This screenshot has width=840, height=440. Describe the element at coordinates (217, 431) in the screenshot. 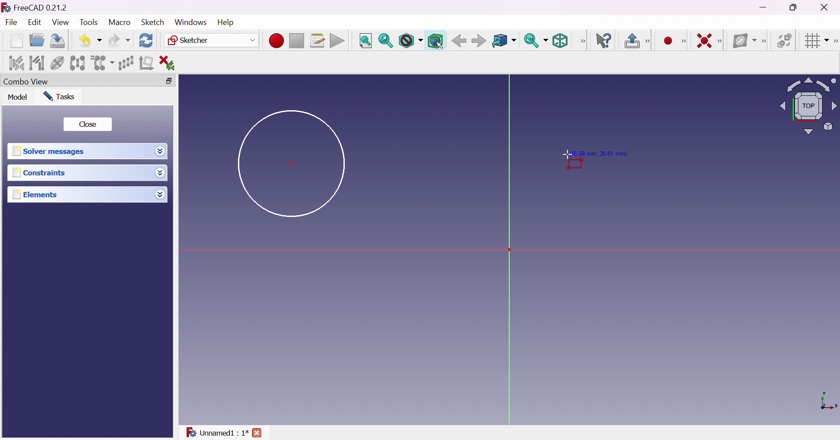

I see `Unnamed : 1*` at that location.